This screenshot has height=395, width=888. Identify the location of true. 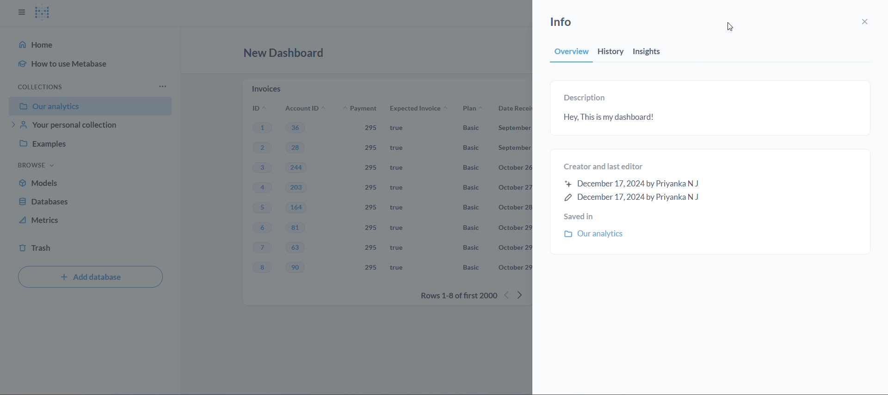
(401, 168).